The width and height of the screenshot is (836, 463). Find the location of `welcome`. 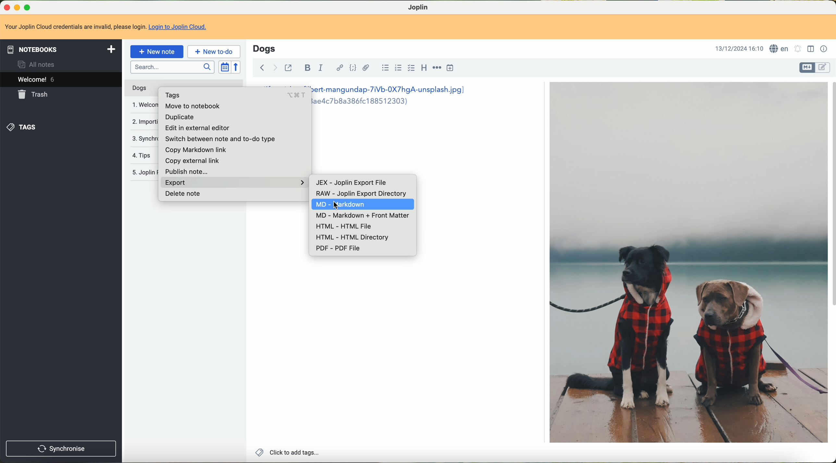

welcome is located at coordinates (61, 80).